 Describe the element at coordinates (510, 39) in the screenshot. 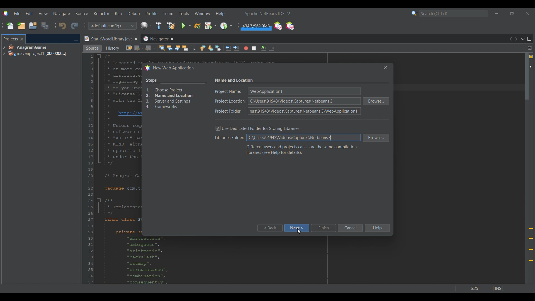

I see `Previous` at that location.